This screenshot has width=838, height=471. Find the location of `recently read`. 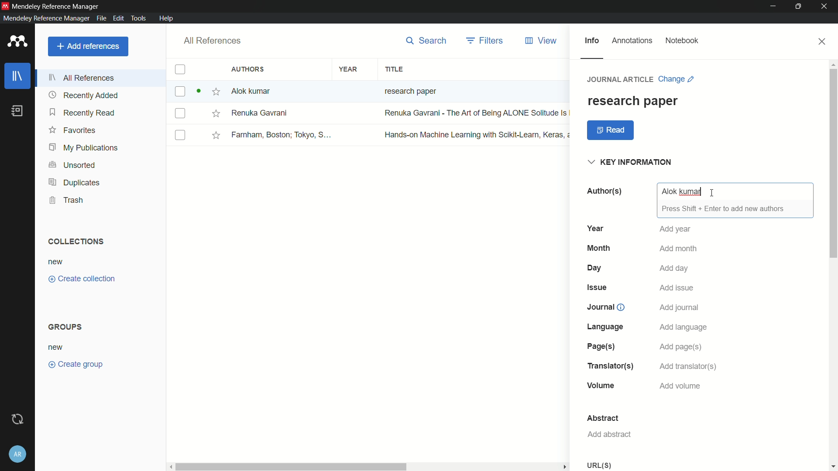

recently read is located at coordinates (82, 112).